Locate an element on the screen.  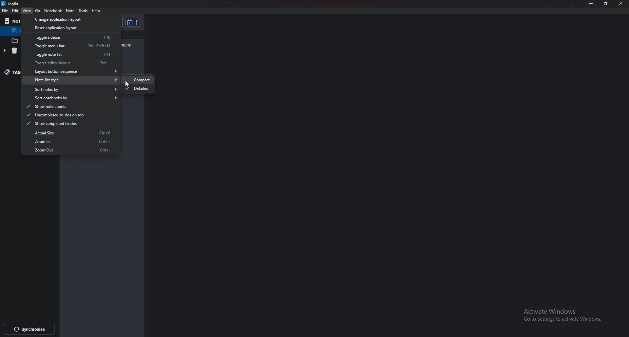
Cursor is located at coordinates (126, 83).